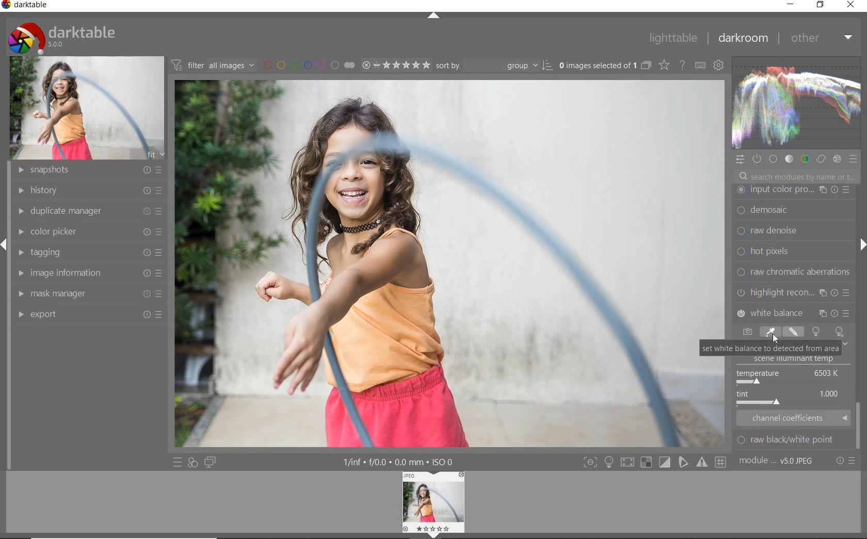  What do you see at coordinates (672, 39) in the screenshot?
I see `lighttable` at bounding box center [672, 39].